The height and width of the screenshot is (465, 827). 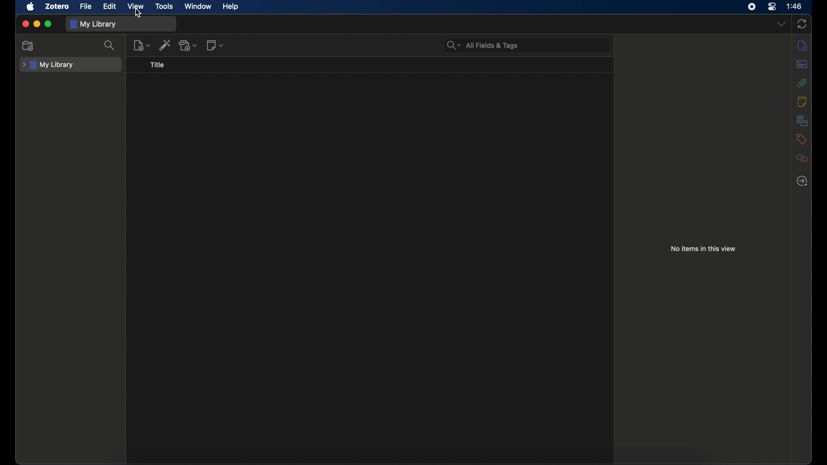 I want to click on new notes, so click(x=215, y=45).